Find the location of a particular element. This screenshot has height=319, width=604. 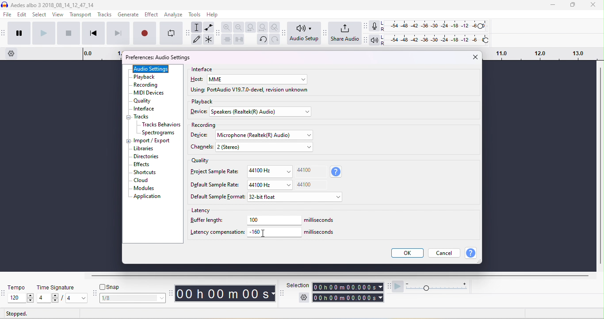

select time parameter is located at coordinates (380, 287).